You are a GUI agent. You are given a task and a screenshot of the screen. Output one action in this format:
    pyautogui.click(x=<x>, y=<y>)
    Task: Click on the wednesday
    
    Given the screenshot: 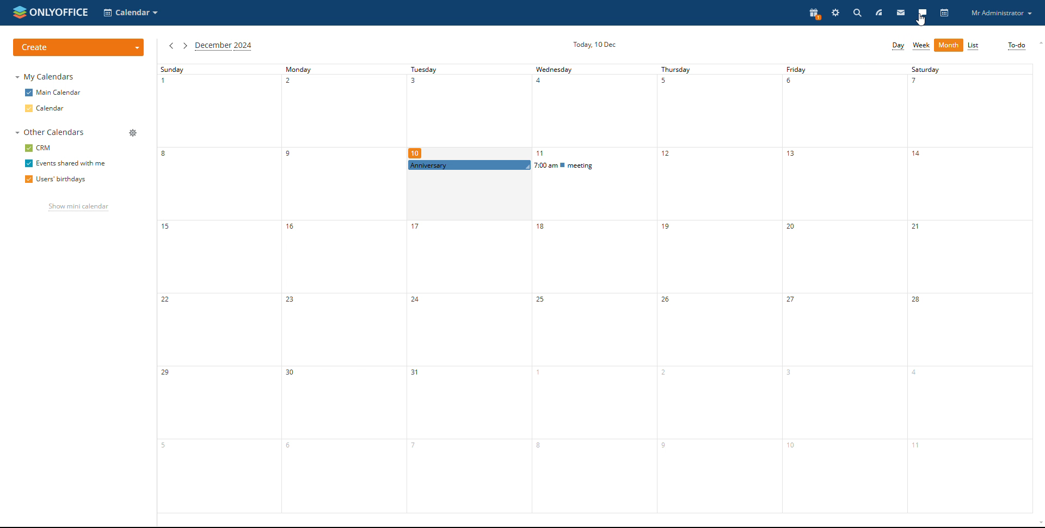 What is the action you would take?
    pyautogui.click(x=594, y=343)
    